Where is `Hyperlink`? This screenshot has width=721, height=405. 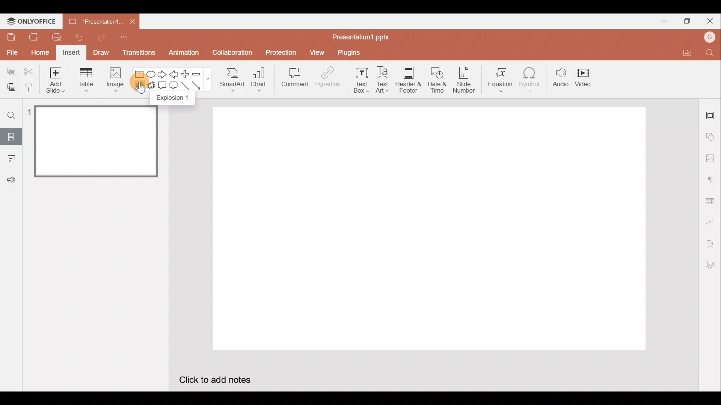 Hyperlink is located at coordinates (327, 78).